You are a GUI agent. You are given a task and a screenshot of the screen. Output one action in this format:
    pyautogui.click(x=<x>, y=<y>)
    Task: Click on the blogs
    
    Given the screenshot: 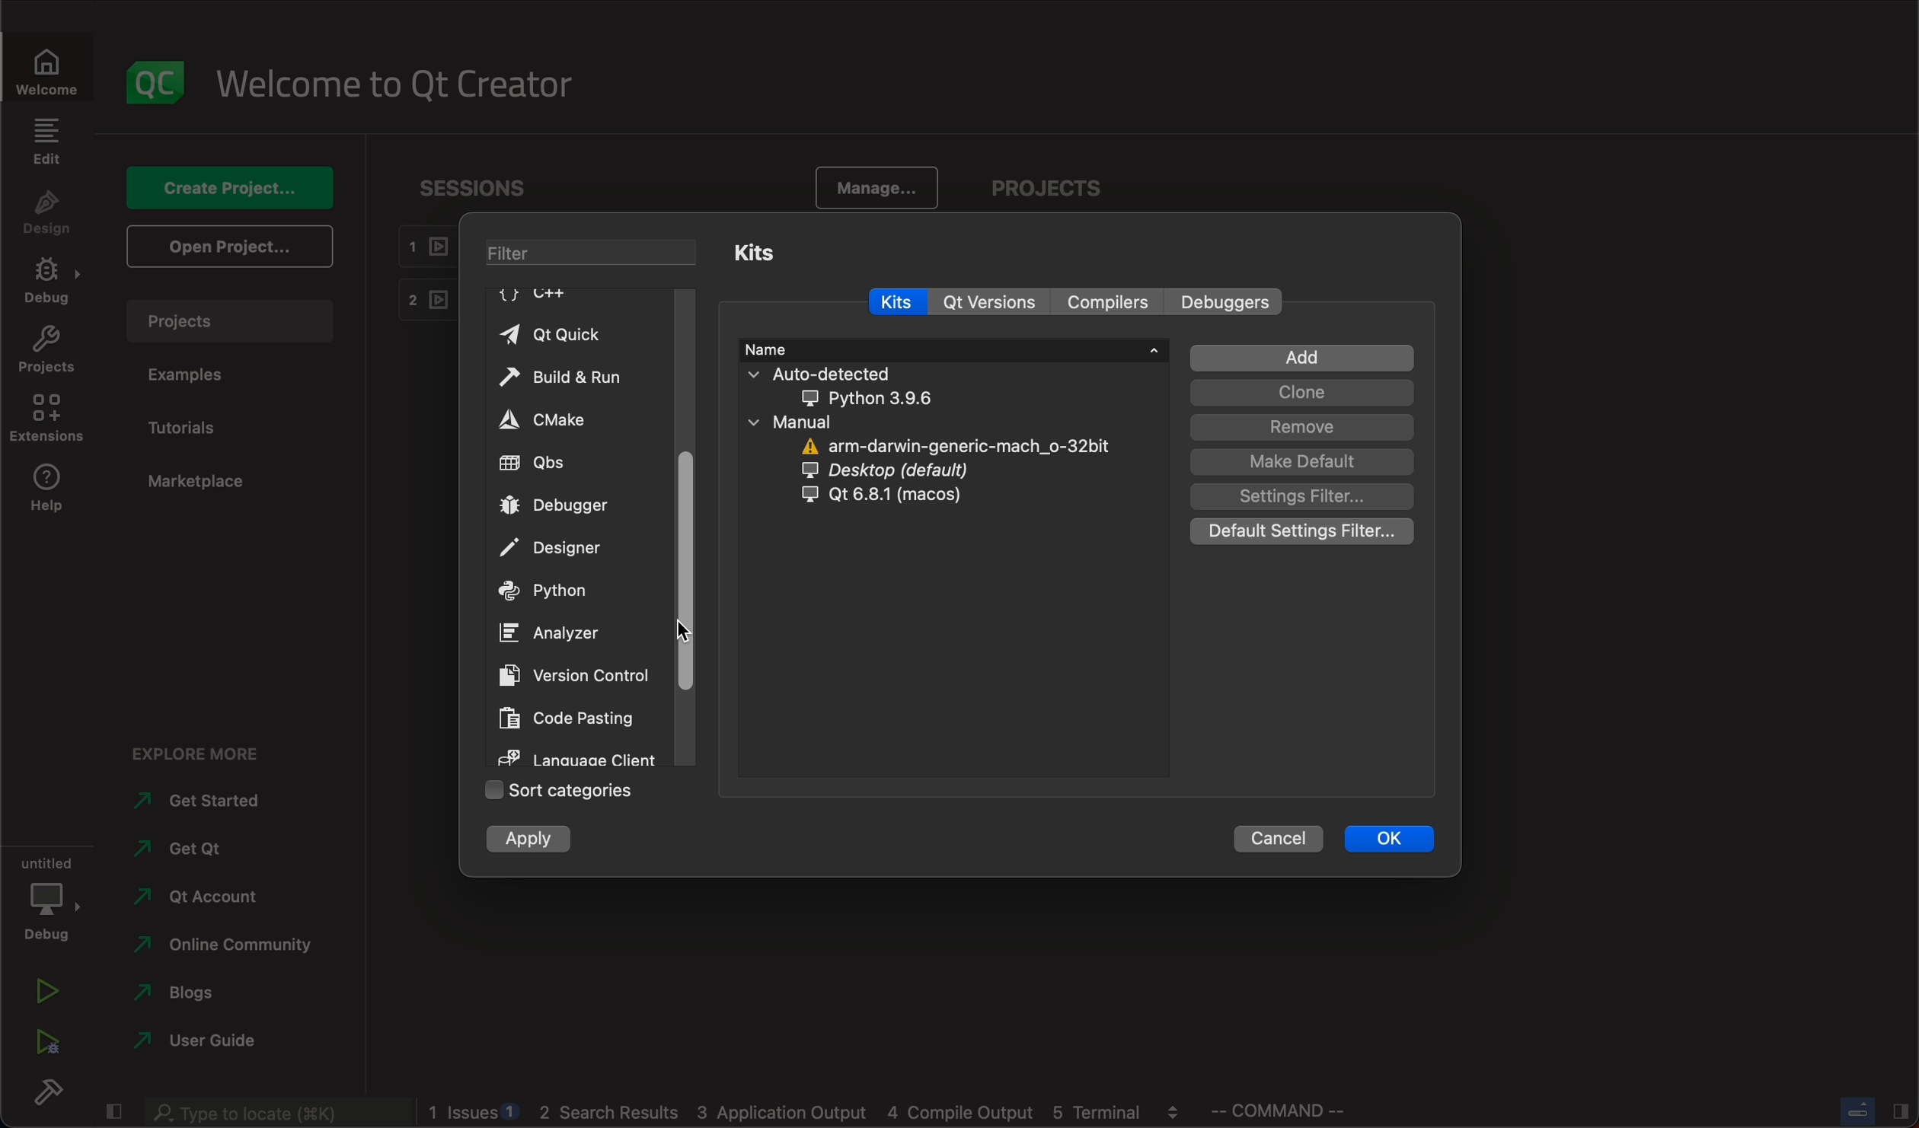 What is the action you would take?
    pyautogui.click(x=190, y=991)
    